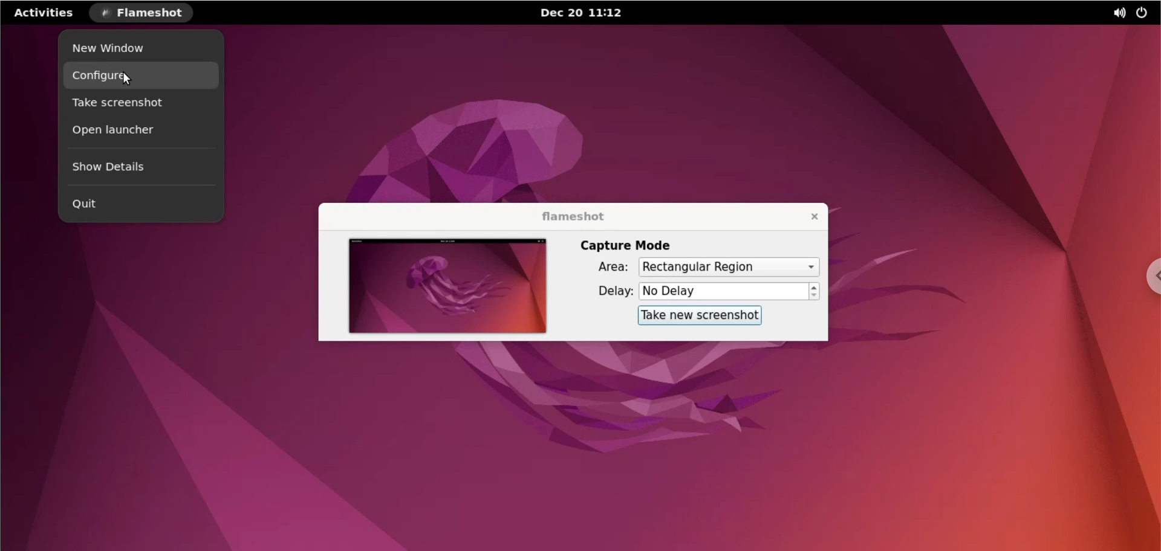 This screenshot has width=1161, height=551. Describe the element at coordinates (1150, 275) in the screenshot. I see `chrome options` at that location.